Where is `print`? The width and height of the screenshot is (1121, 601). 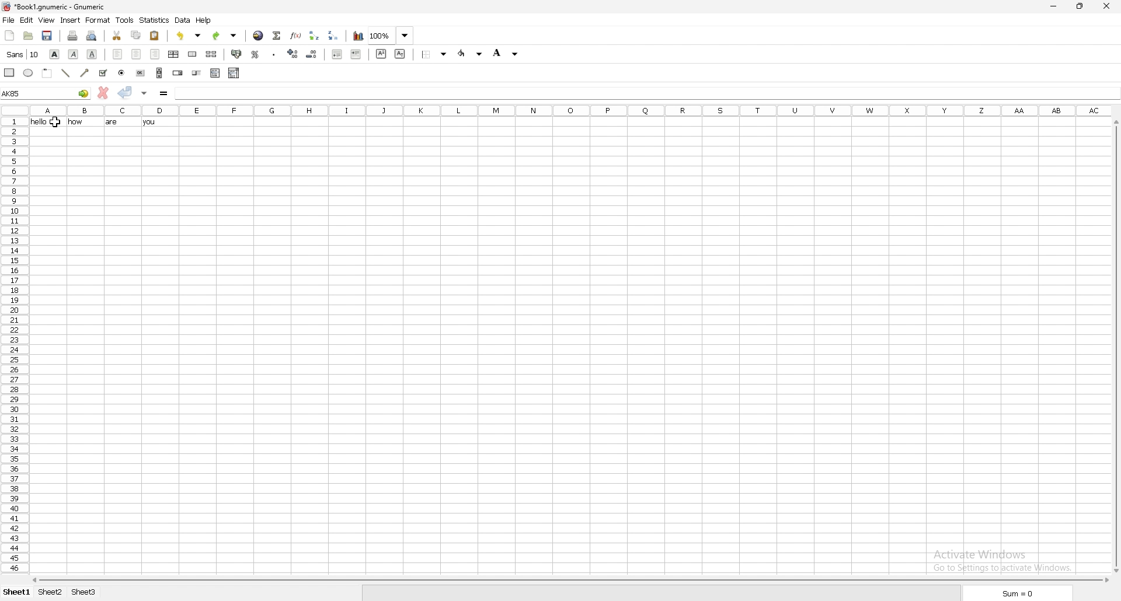
print is located at coordinates (74, 35).